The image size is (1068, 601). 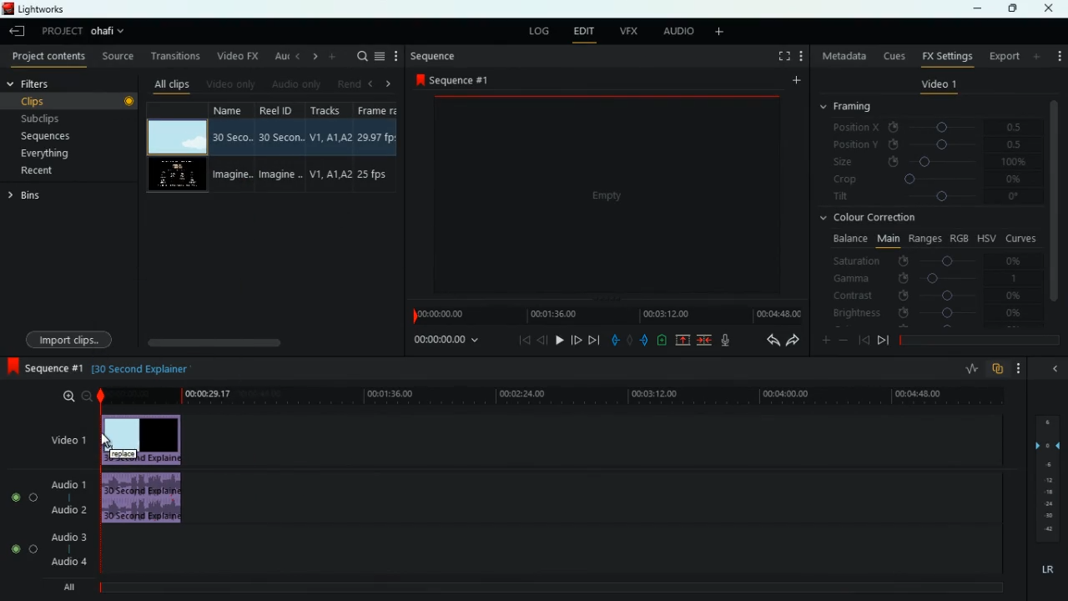 I want to click on V1, A1, A2, so click(x=330, y=175).